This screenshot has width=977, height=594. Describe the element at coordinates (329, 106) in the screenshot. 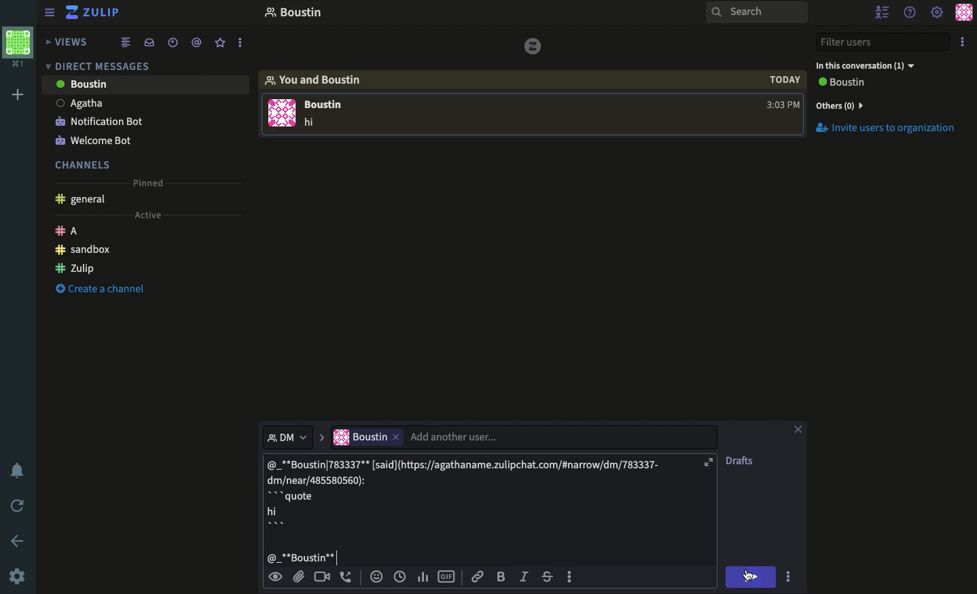

I see `USER` at that location.